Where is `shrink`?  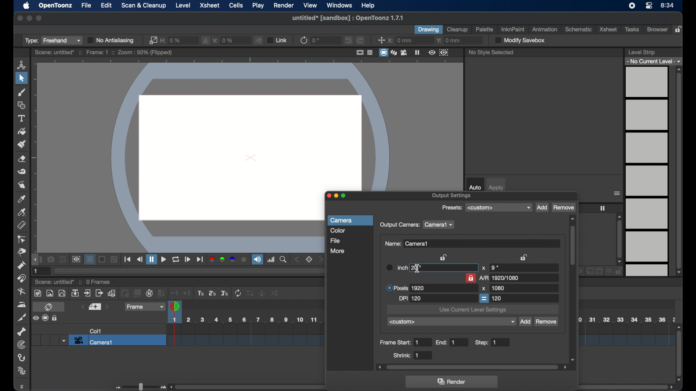
shrink is located at coordinates (407, 355).